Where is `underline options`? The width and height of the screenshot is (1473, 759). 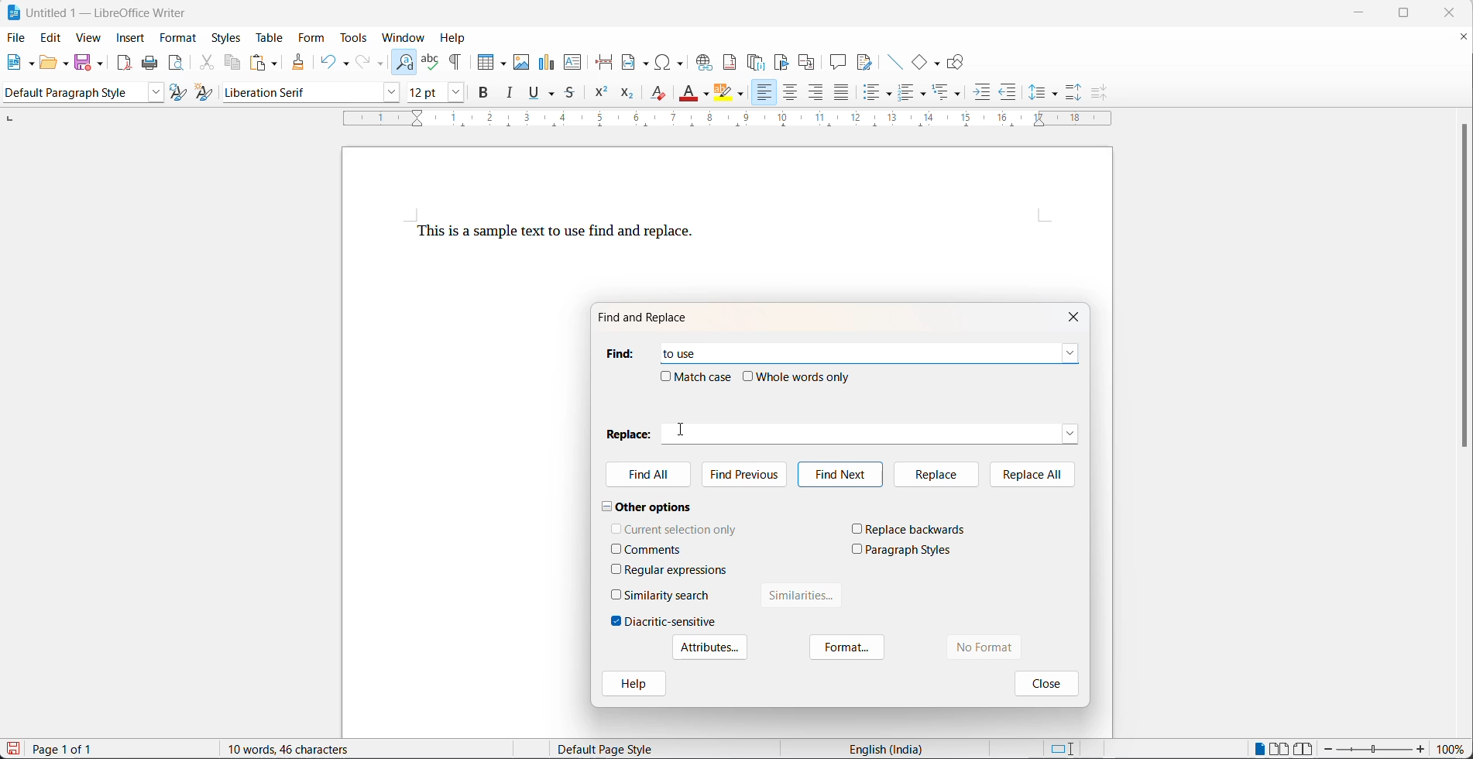 underline options is located at coordinates (553, 95).